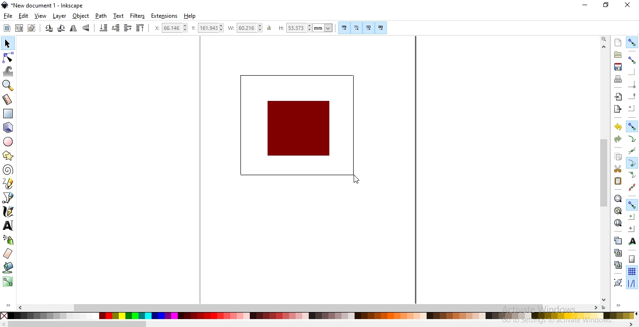 This screenshot has height=327, width=639. What do you see at coordinates (194, 28) in the screenshot?
I see `vertical coordinate of selection` at bounding box center [194, 28].